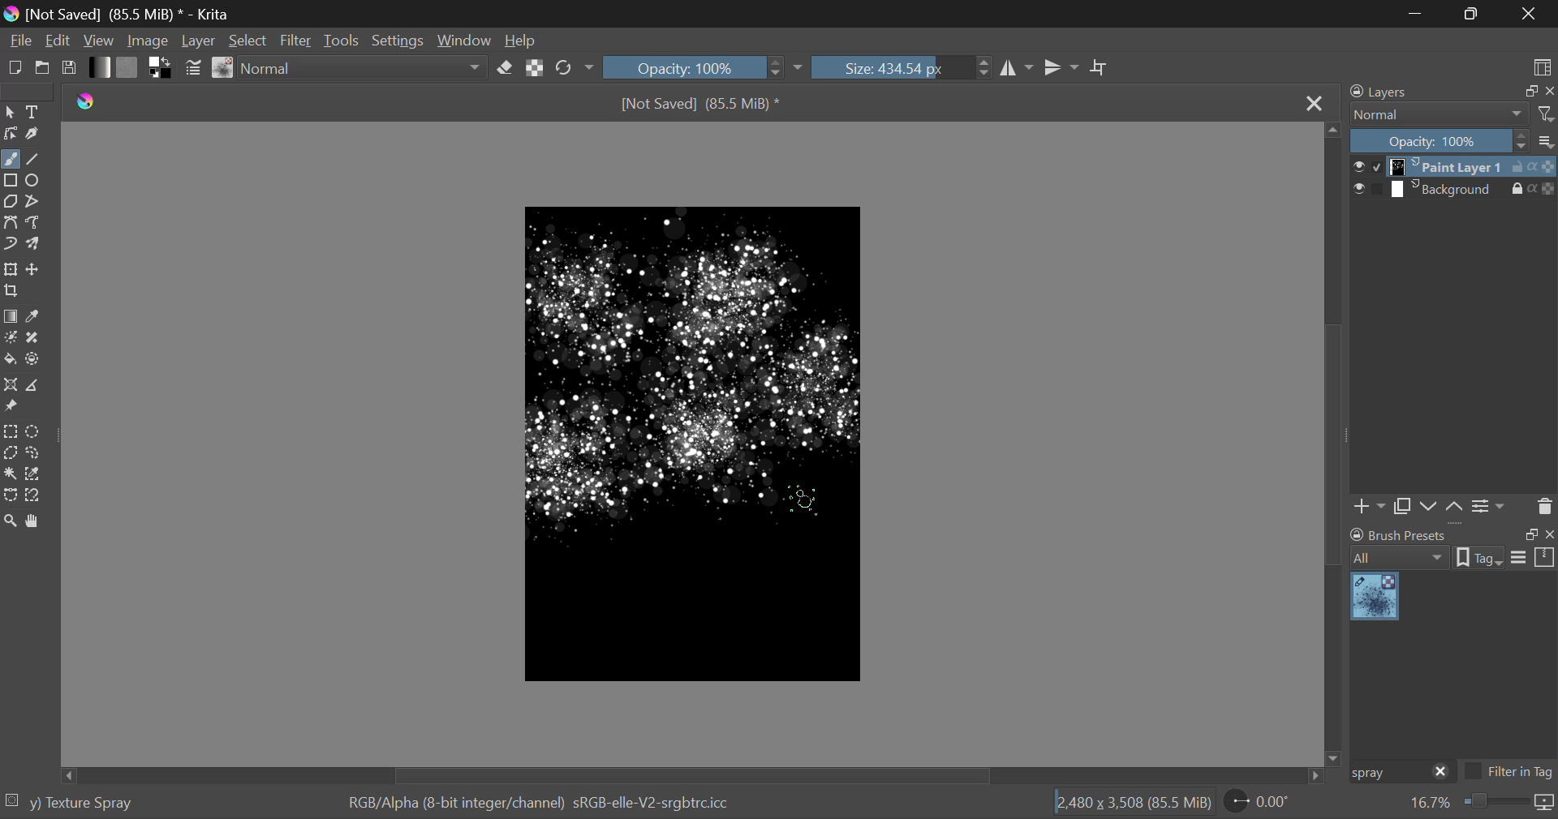  I want to click on Eyedropper, so click(35, 318).